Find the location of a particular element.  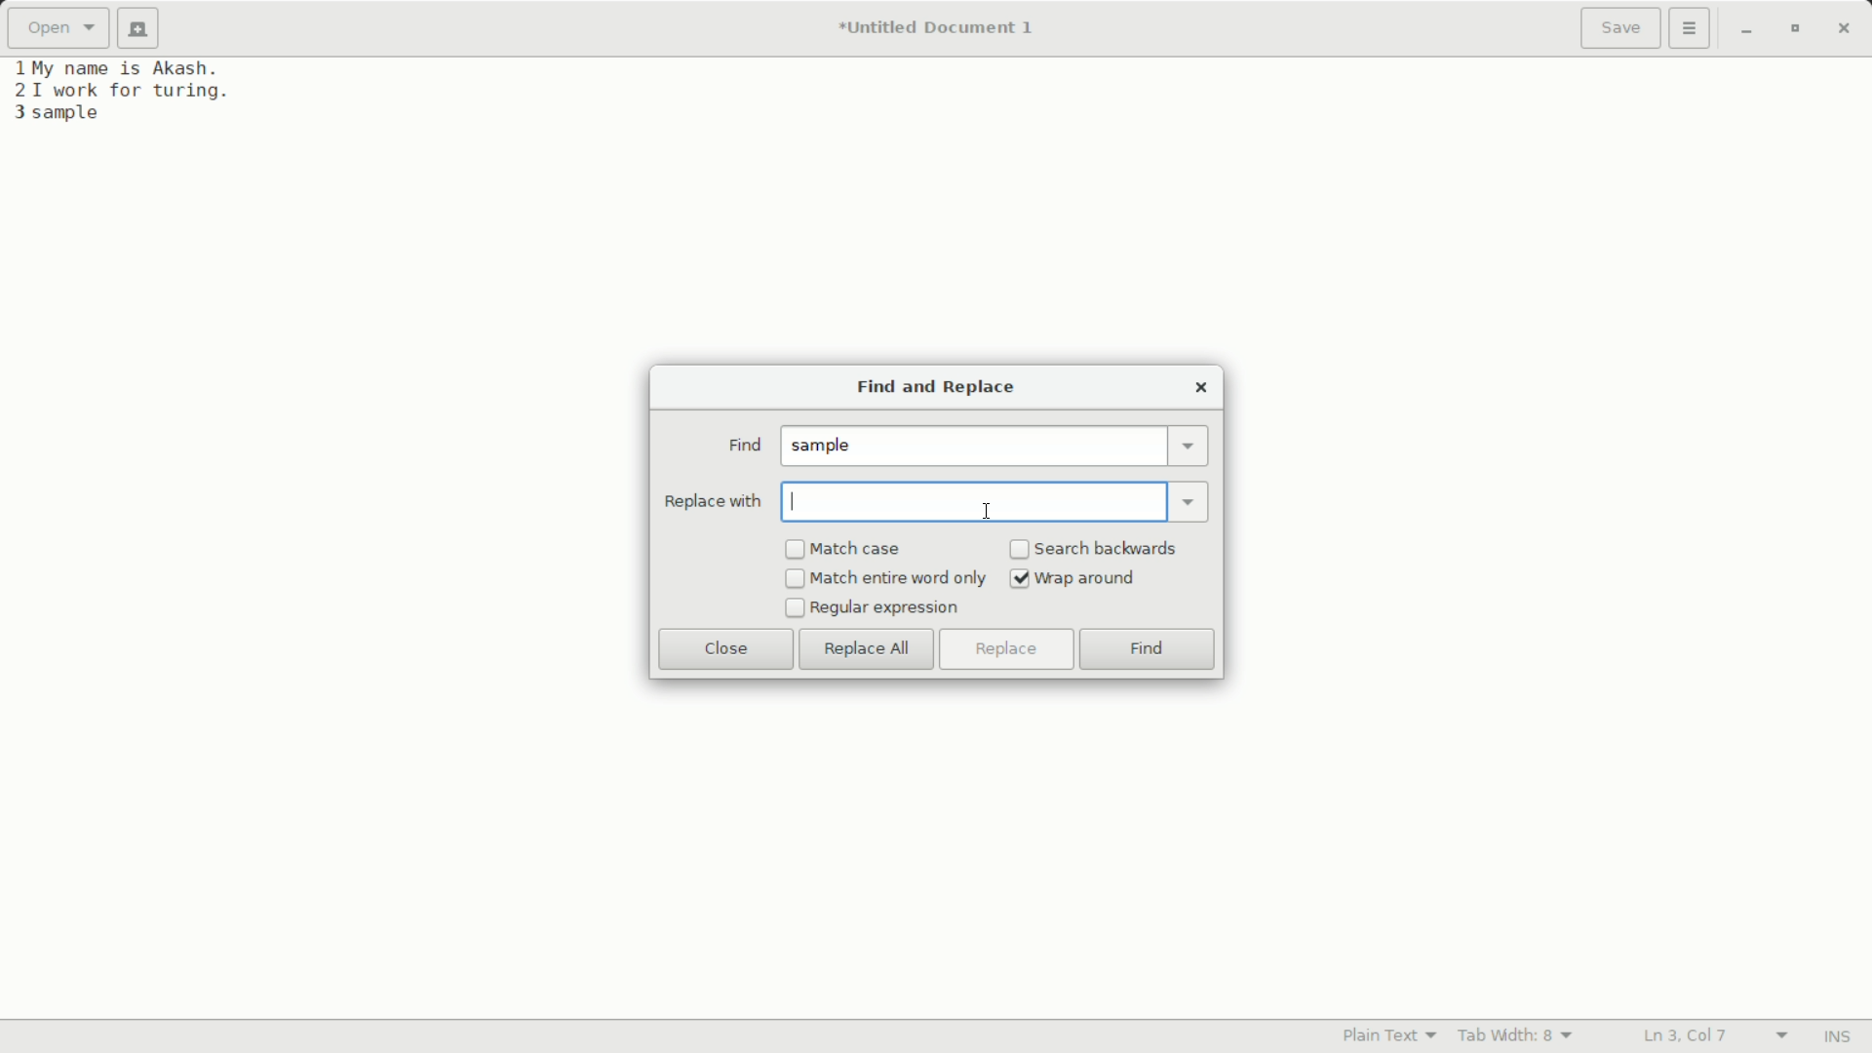

replace with input bar is located at coordinates (990, 502).